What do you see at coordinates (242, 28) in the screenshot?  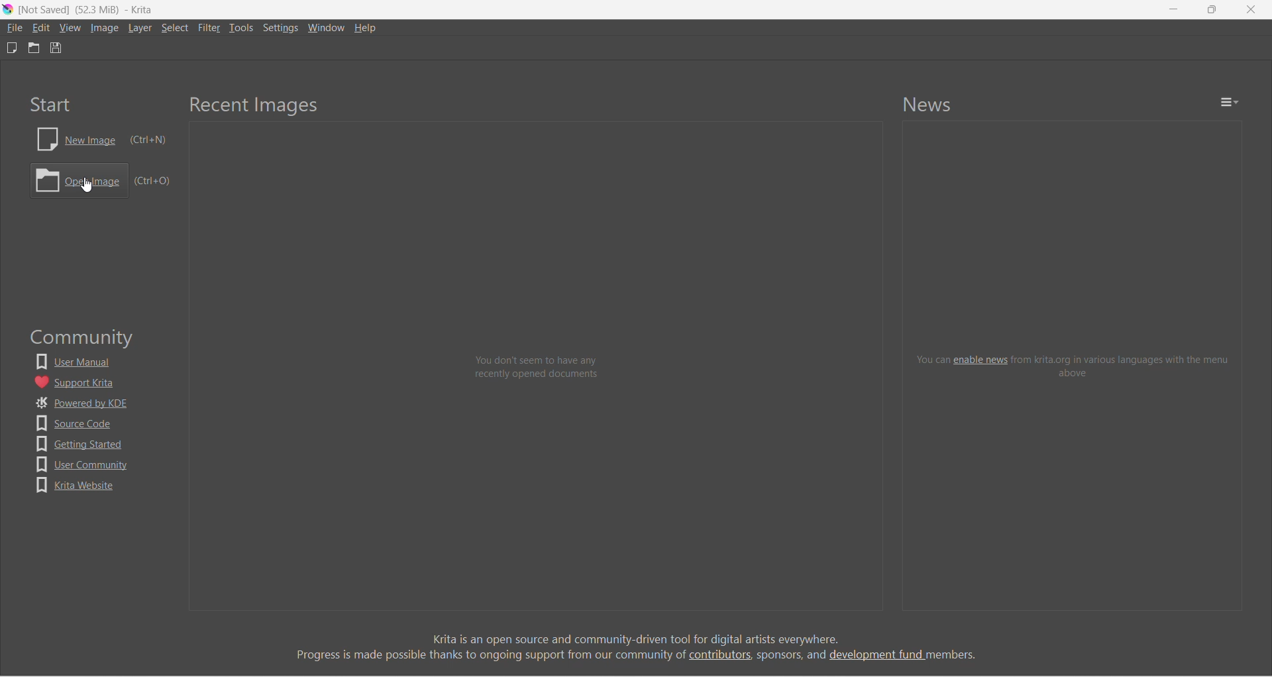 I see `tools` at bounding box center [242, 28].